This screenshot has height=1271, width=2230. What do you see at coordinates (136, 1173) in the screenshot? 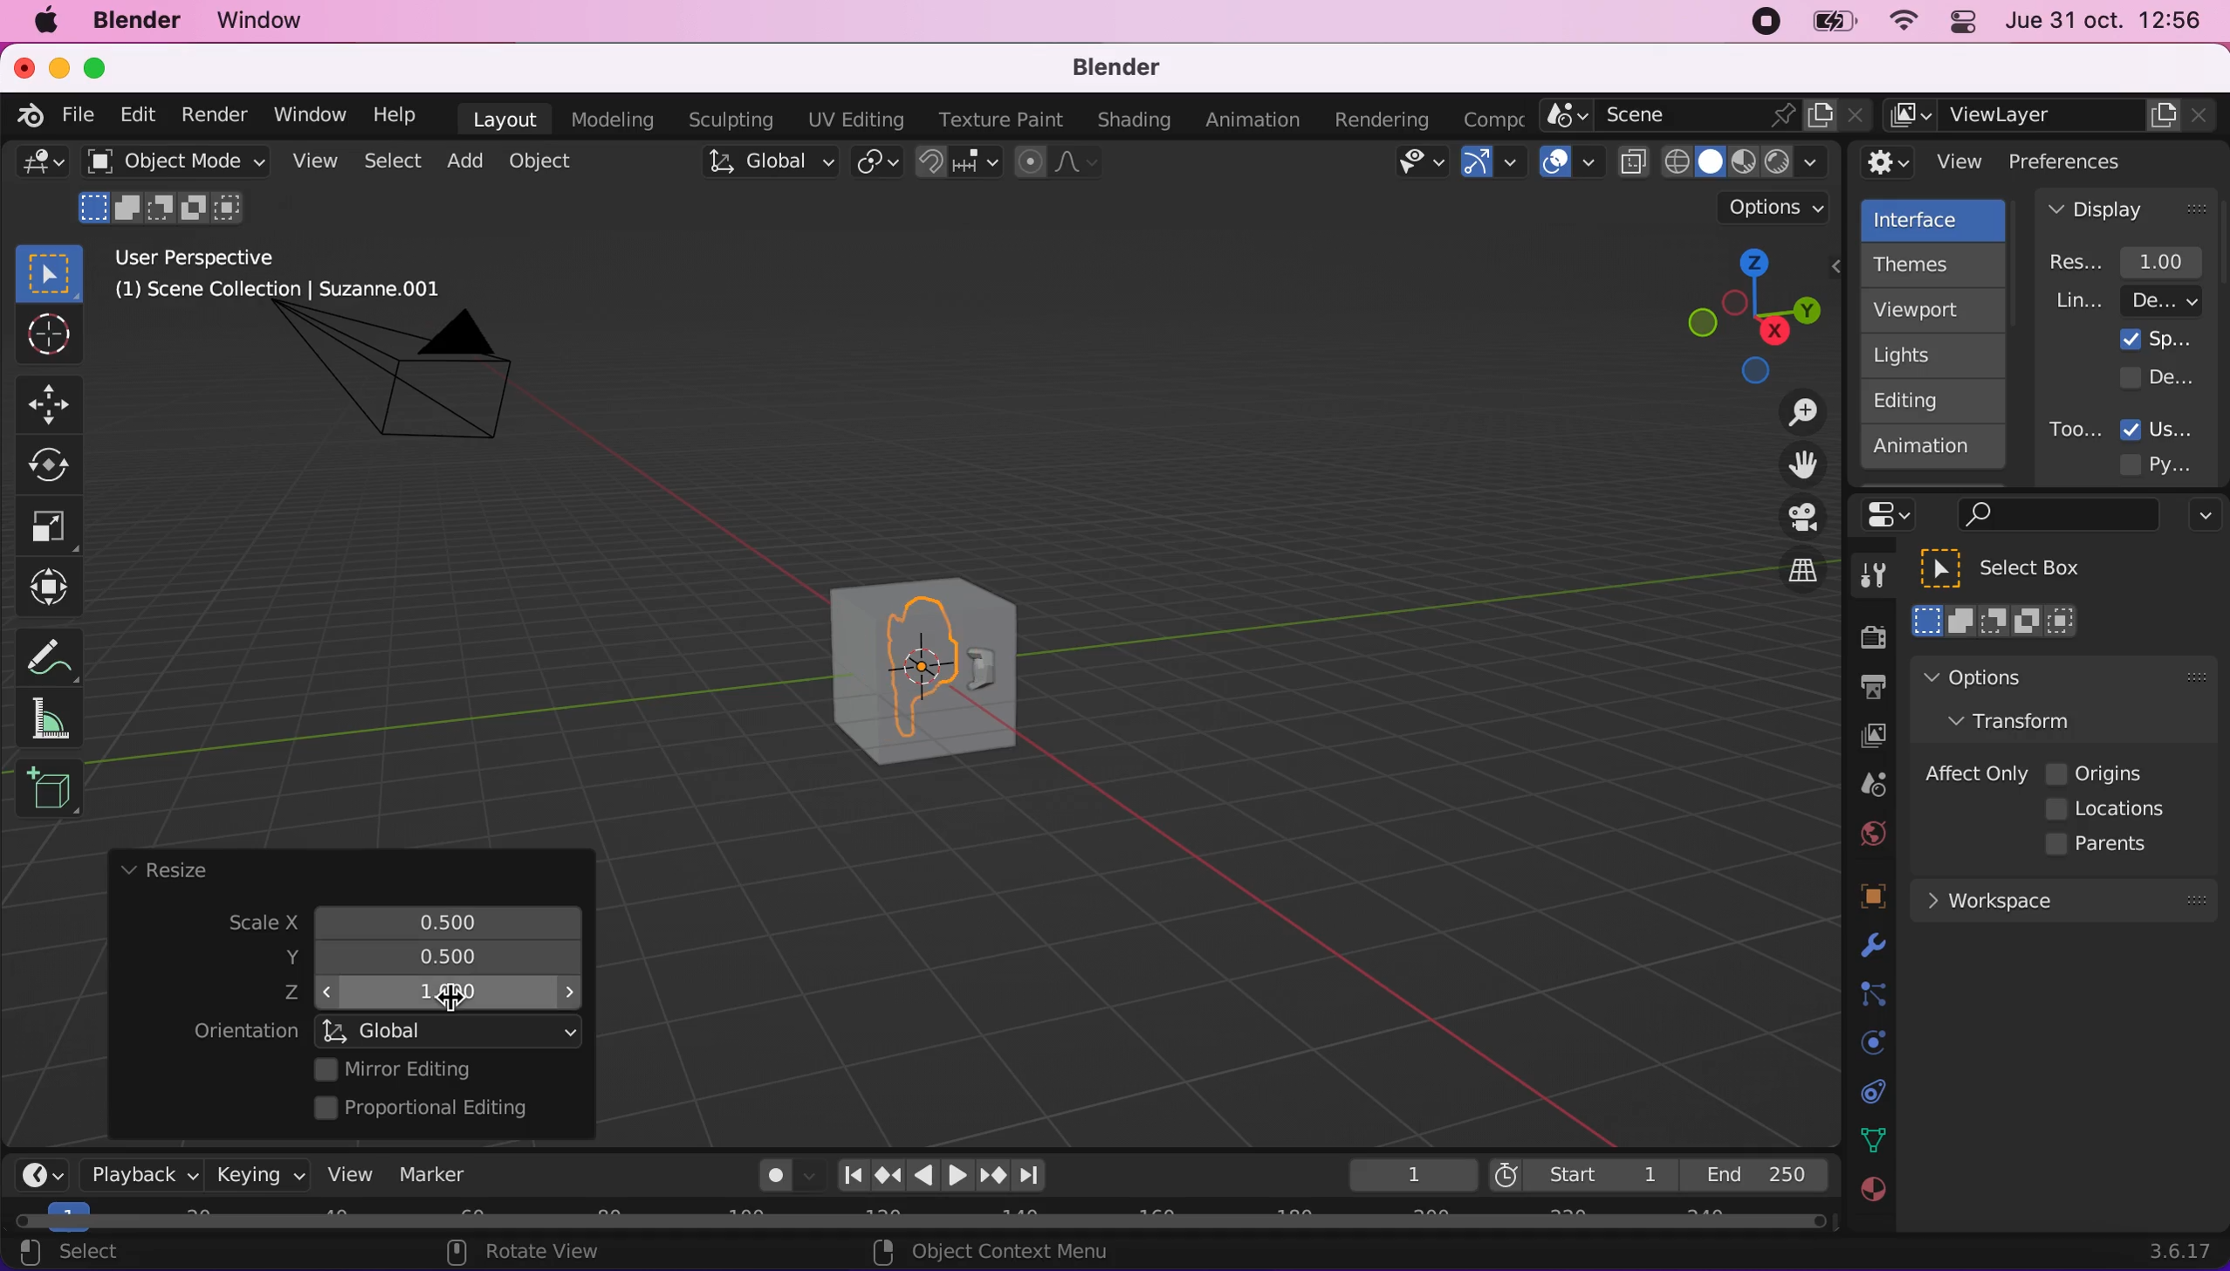
I see `playback` at bounding box center [136, 1173].